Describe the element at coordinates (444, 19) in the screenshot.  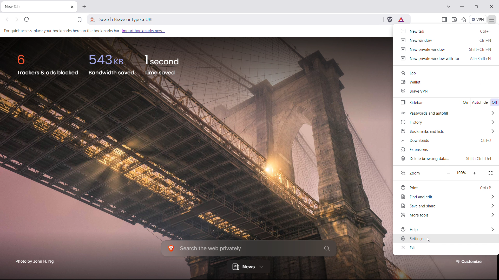
I see `open sidebar` at that location.